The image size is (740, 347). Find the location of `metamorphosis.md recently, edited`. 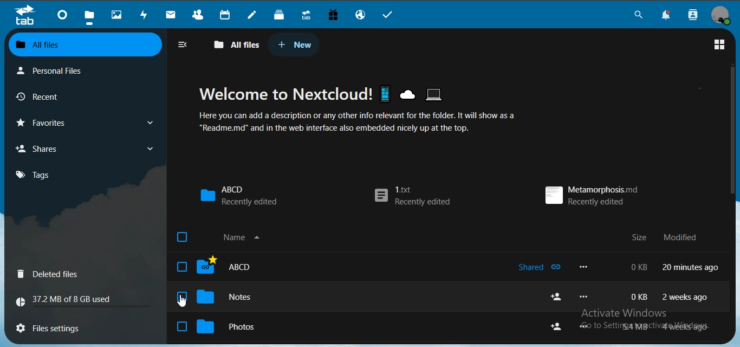

metamorphosis.md recently, edited is located at coordinates (592, 194).